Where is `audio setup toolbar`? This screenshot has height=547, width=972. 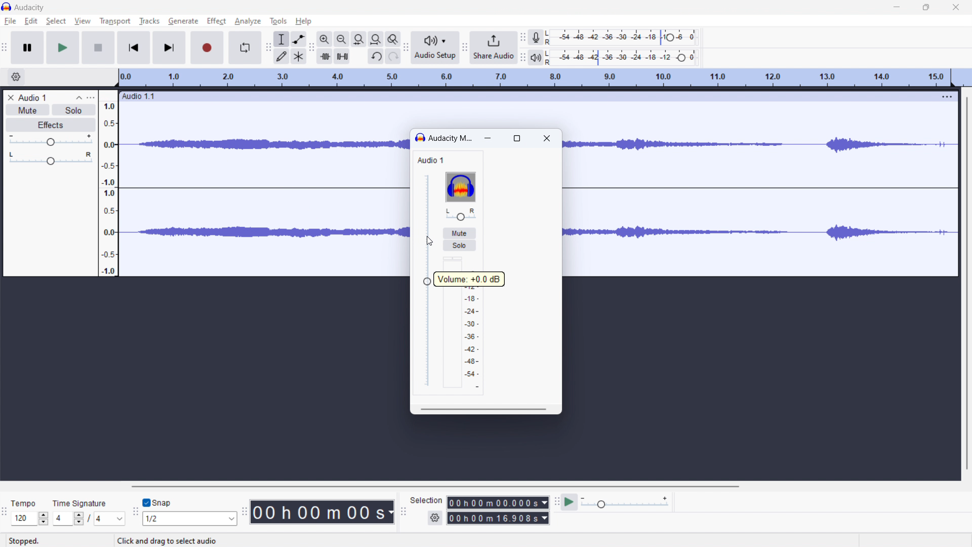 audio setup toolbar is located at coordinates (407, 47).